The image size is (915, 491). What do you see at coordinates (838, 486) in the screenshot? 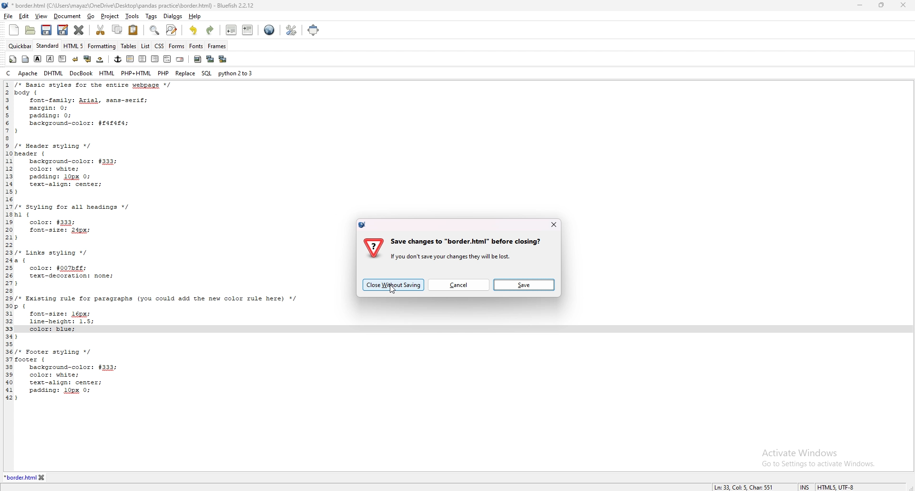
I see `encoding` at bounding box center [838, 486].